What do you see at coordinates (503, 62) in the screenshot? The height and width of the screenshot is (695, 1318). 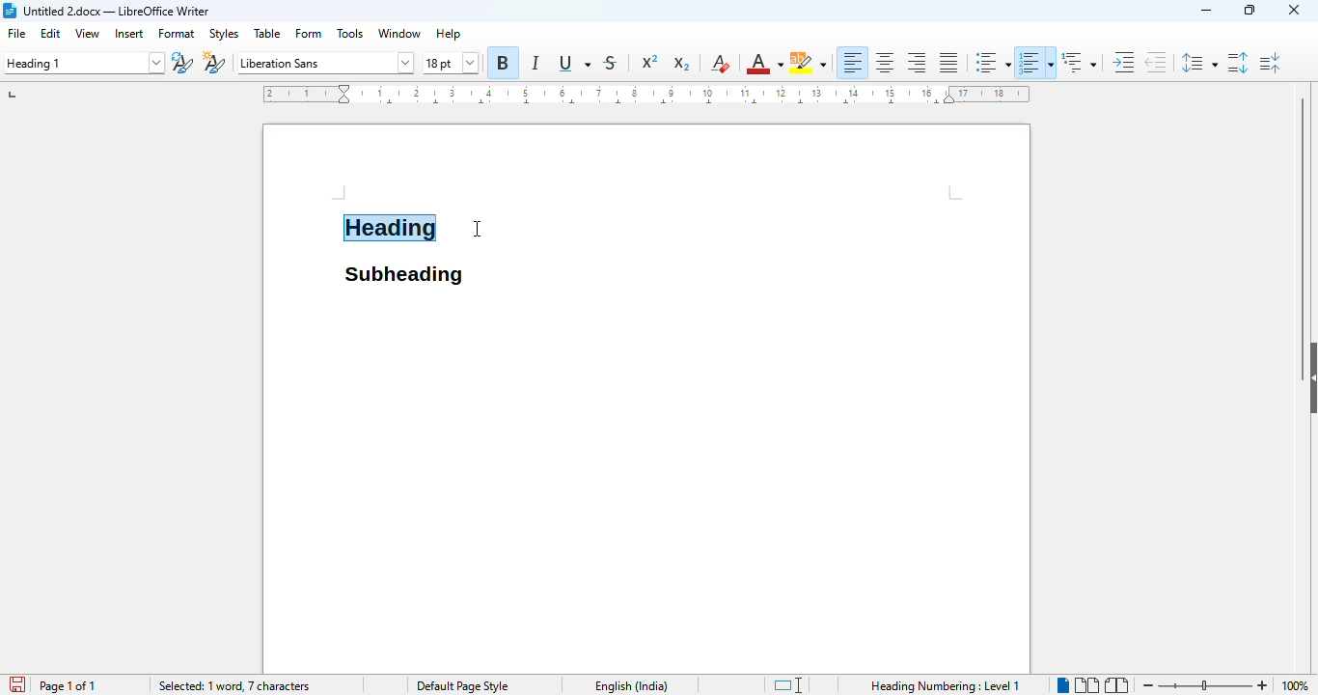 I see `Bold selected` at bounding box center [503, 62].